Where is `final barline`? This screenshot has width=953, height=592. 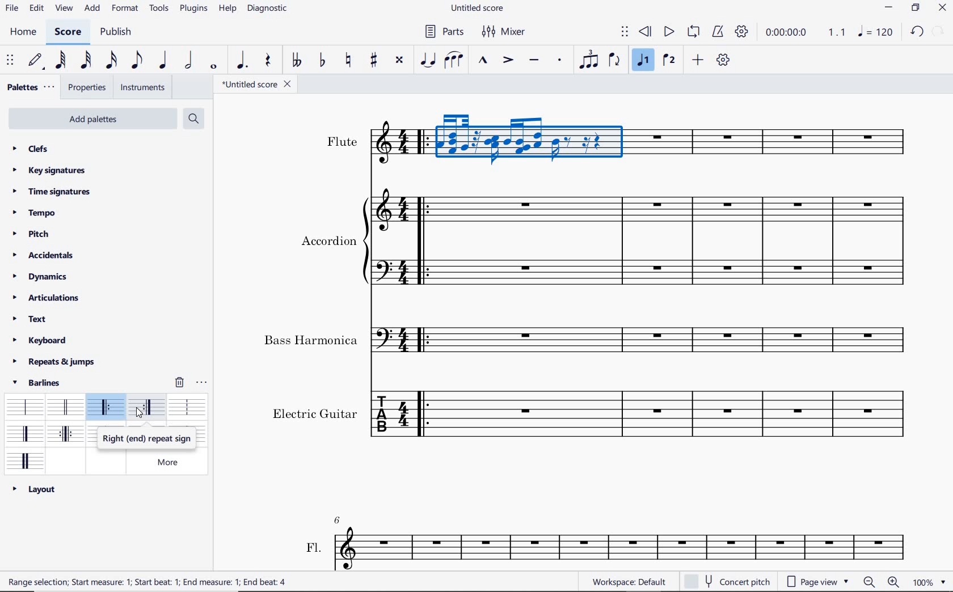
final barline is located at coordinates (25, 433).